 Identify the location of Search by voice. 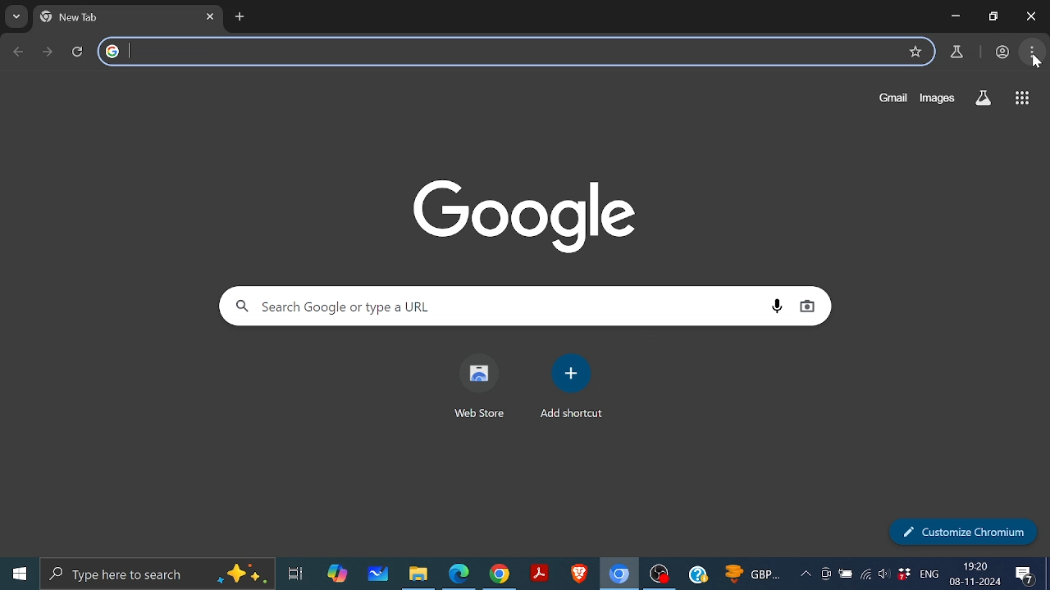
(778, 307).